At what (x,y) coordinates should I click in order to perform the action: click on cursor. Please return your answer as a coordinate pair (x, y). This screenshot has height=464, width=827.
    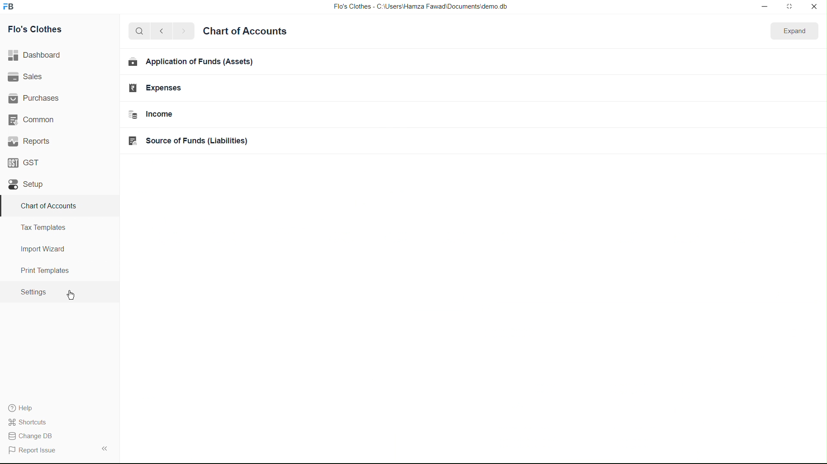
    Looking at the image, I should click on (69, 292).